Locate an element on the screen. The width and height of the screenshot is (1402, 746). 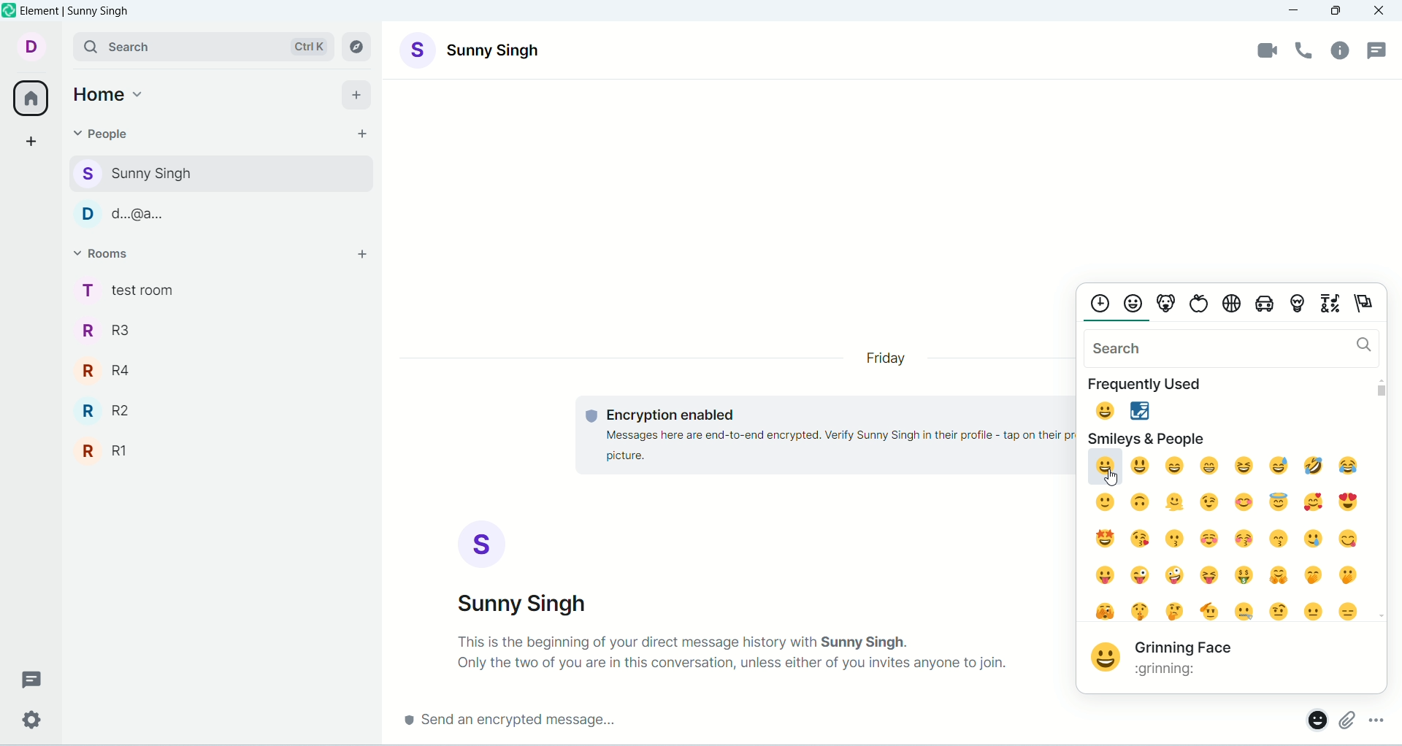
scroll up is located at coordinates (1380, 378).